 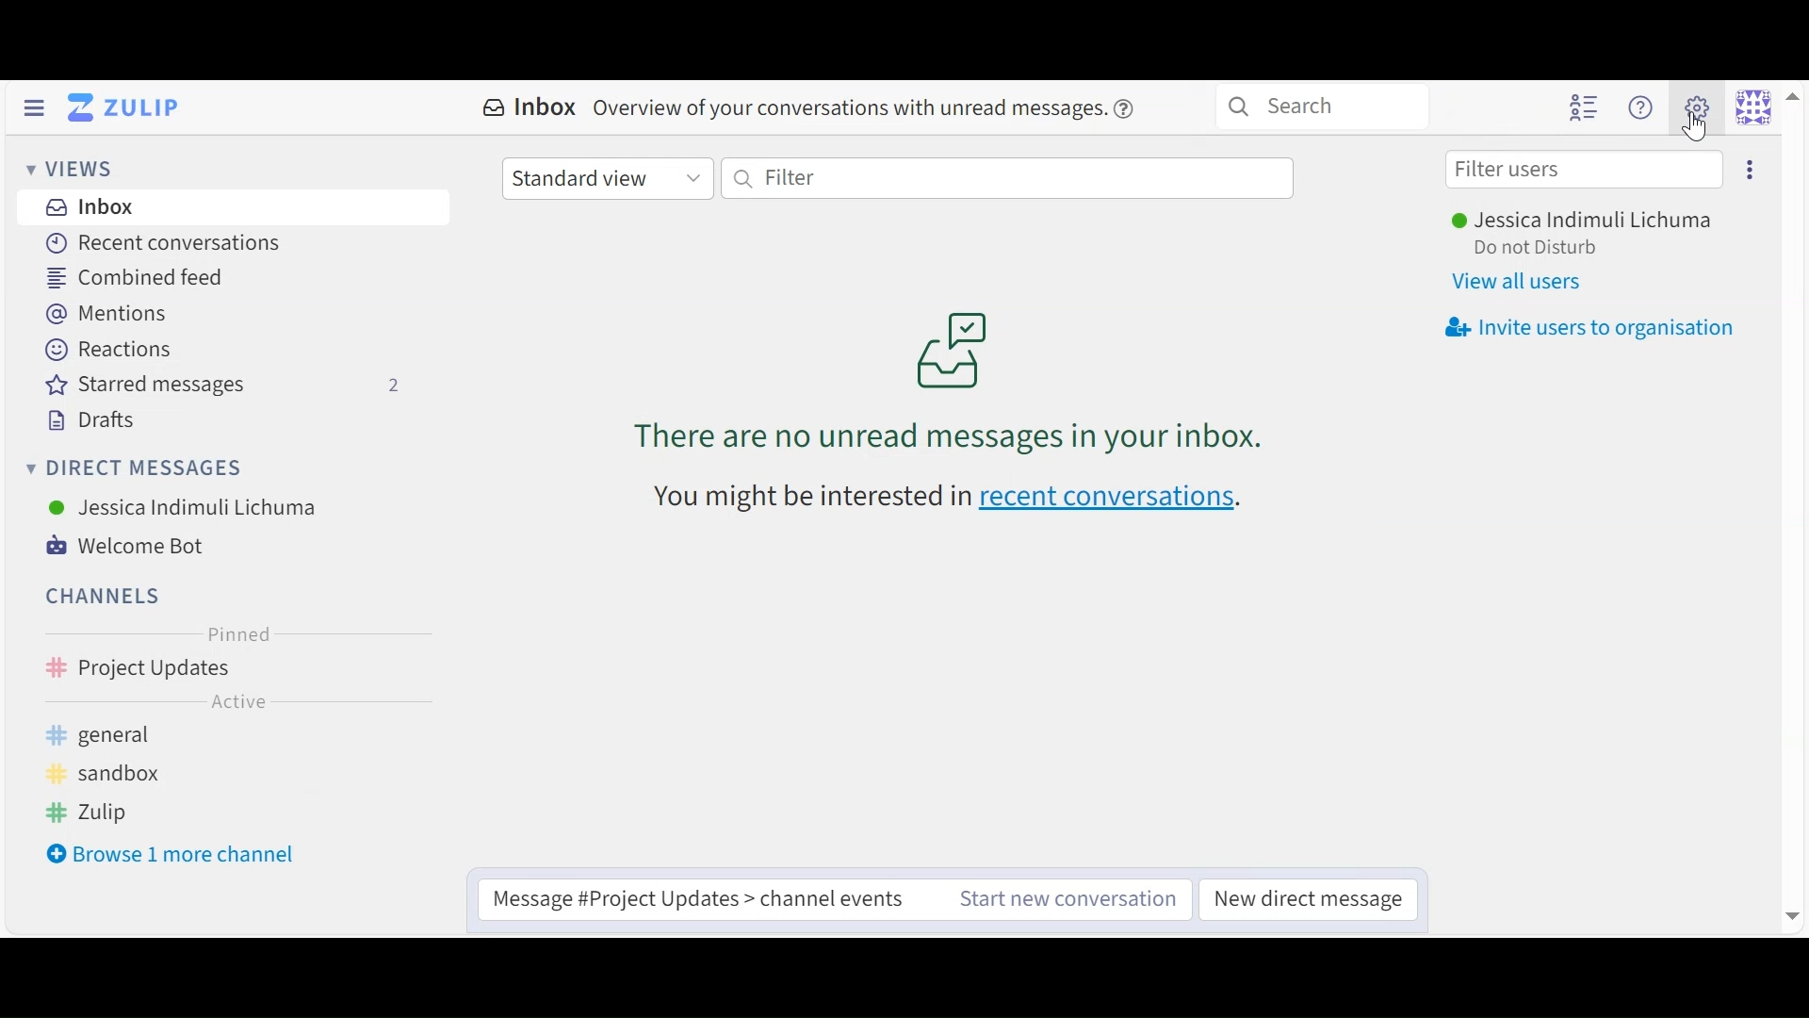 I want to click on Mentions, so click(x=108, y=314).